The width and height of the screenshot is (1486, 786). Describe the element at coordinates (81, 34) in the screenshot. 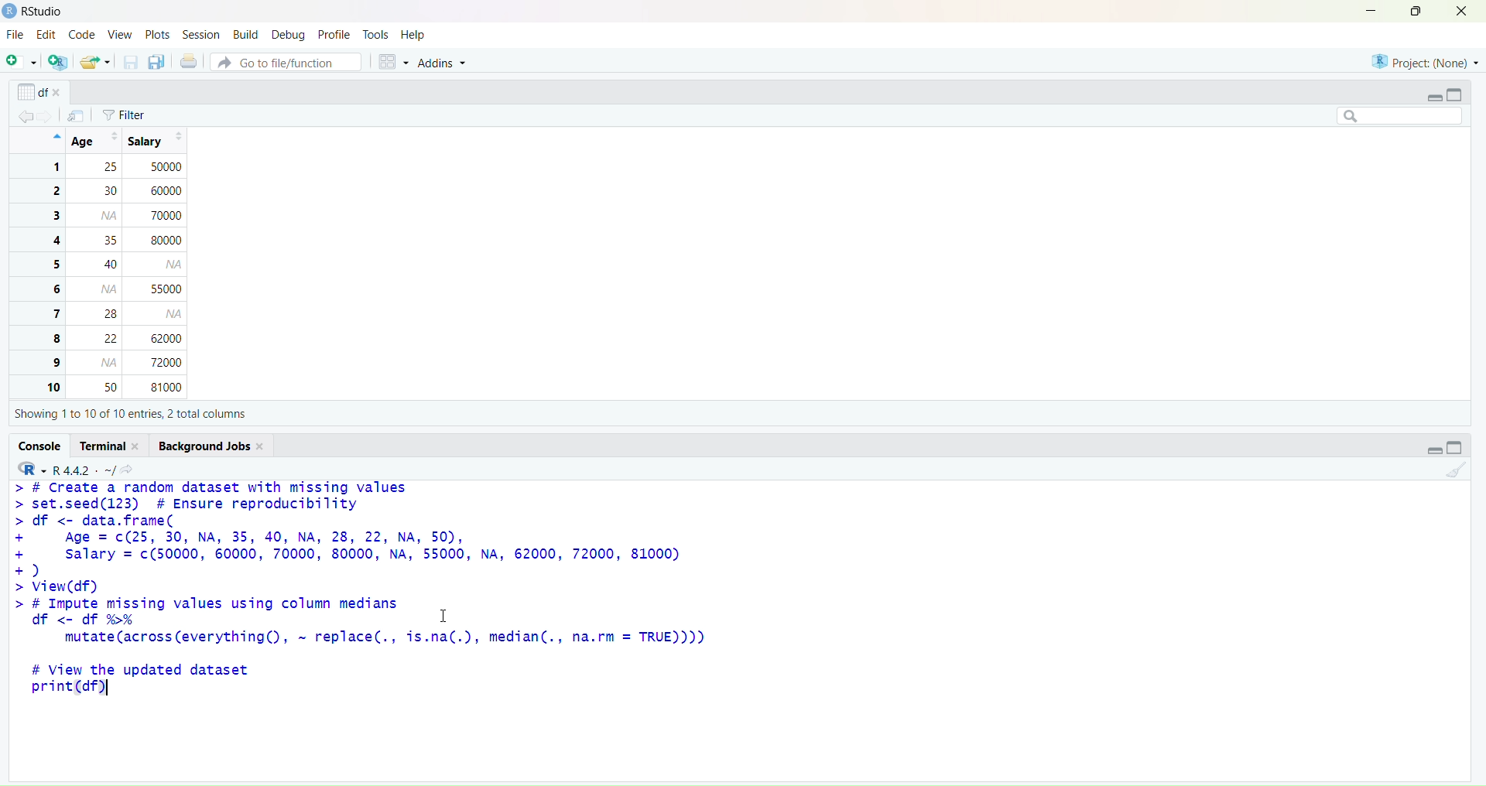

I see `code` at that location.